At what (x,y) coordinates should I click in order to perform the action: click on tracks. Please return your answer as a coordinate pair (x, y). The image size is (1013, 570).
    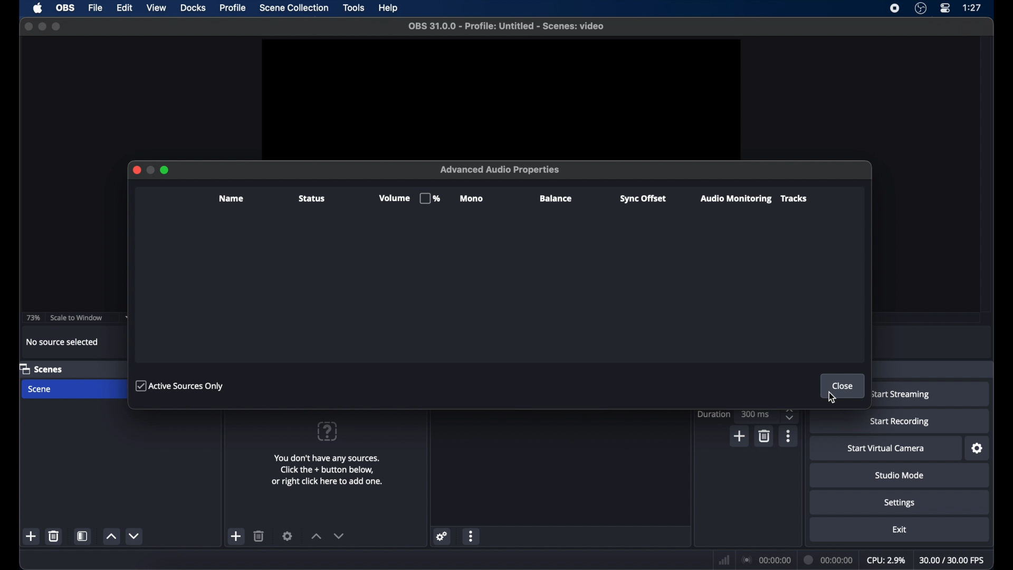
    Looking at the image, I should click on (794, 198).